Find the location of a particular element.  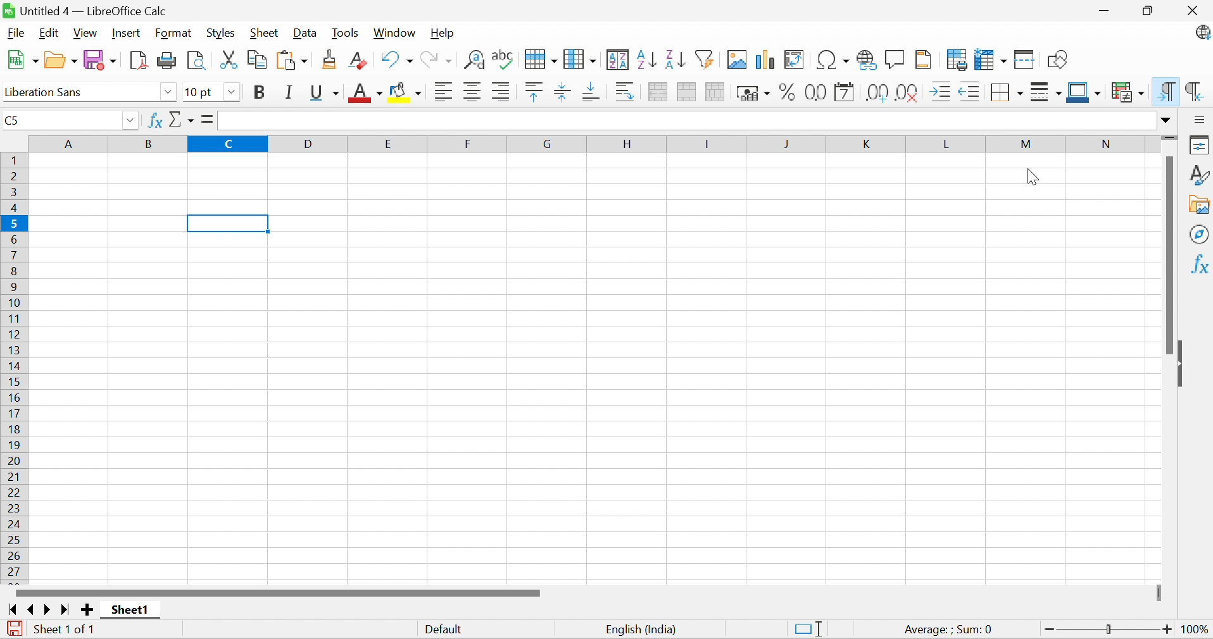

Paste is located at coordinates (294, 61).